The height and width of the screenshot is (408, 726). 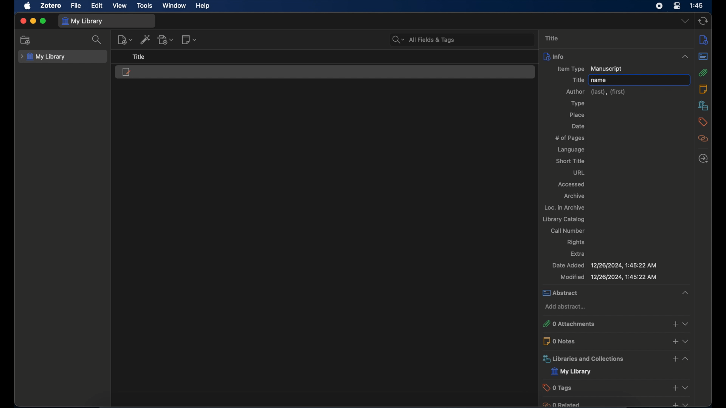 What do you see at coordinates (51, 5) in the screenshot?
I see `zotero` at bounding box center [51, 5].